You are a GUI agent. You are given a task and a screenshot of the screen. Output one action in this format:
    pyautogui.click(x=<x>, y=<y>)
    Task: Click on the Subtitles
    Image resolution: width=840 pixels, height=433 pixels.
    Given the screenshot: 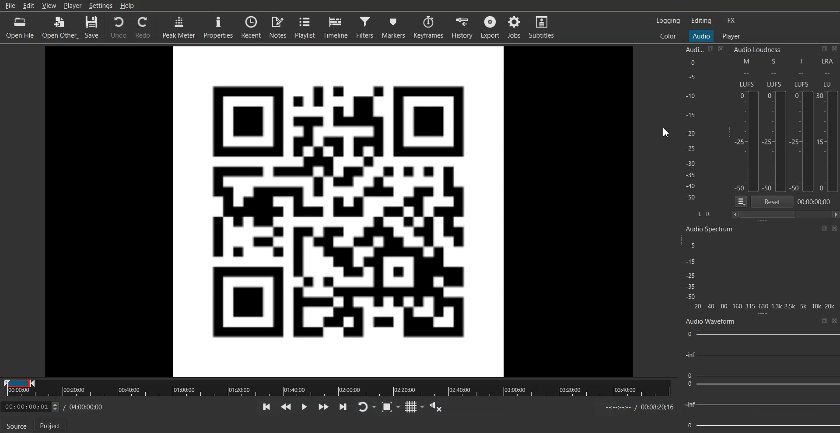 What is the action you would take?
    pyautogui.click(x=542, y=27)
    